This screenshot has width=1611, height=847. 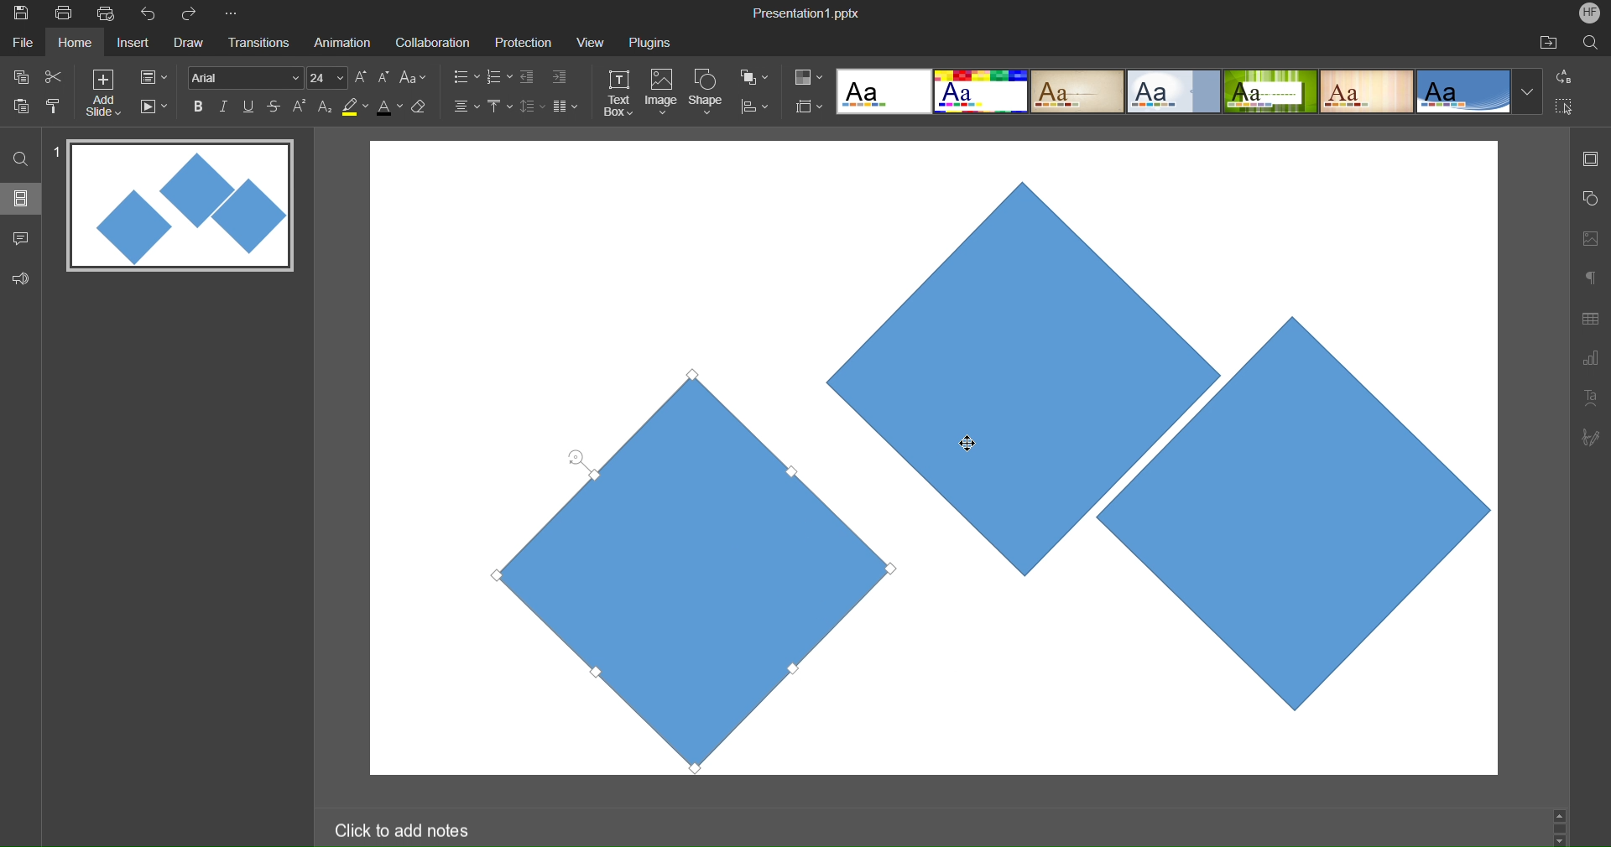 I want to click on Underline, so click(x=249, y=107).